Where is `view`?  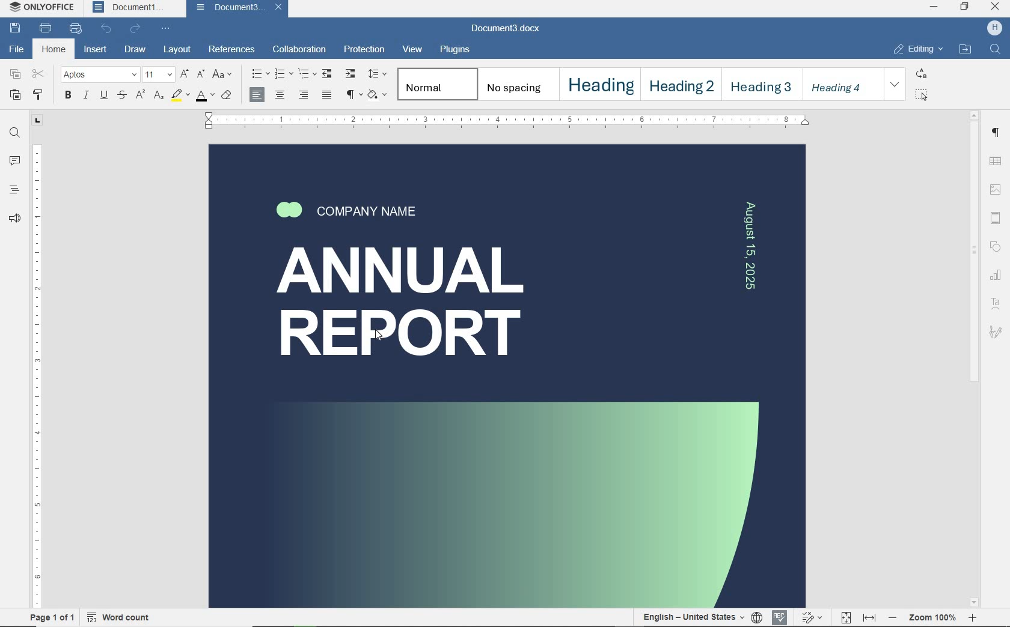
view is located at coordinates (415, 47).